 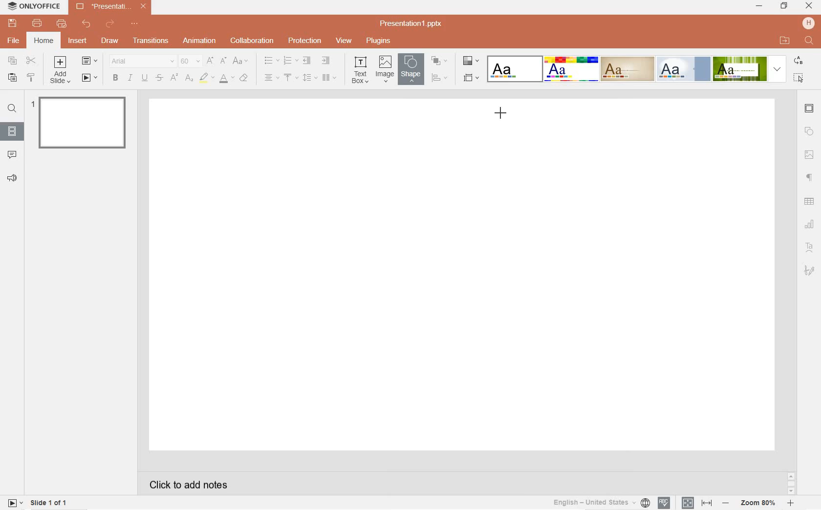 What do you see at coordinates (271, 61) in the screenshot?
I see `bullet` at bounding box center [271, 61].